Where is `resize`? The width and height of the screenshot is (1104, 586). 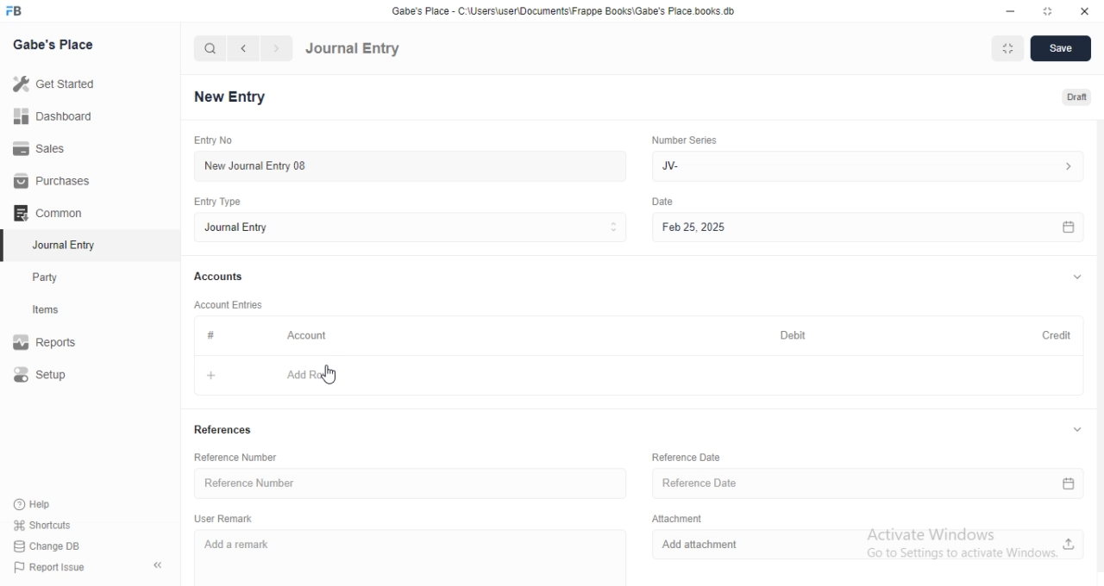
resize is located at coordinates (1044, 10).